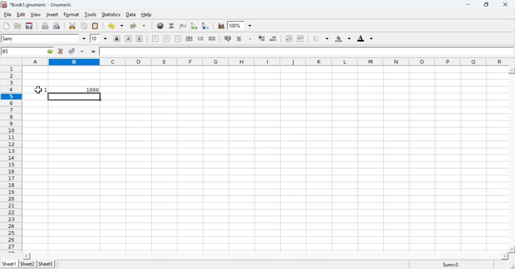 The height and width of the screenshot is (269, 515). I want to click on Sort into ascending, so click(195, 26).